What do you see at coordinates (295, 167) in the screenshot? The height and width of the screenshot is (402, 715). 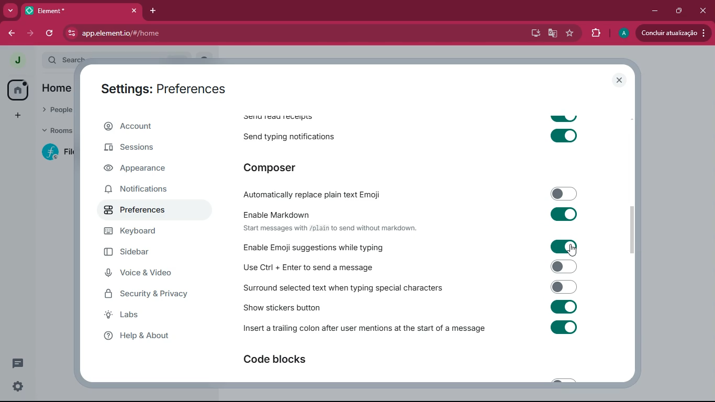 I see `composer` at bounding box center [295, 167].